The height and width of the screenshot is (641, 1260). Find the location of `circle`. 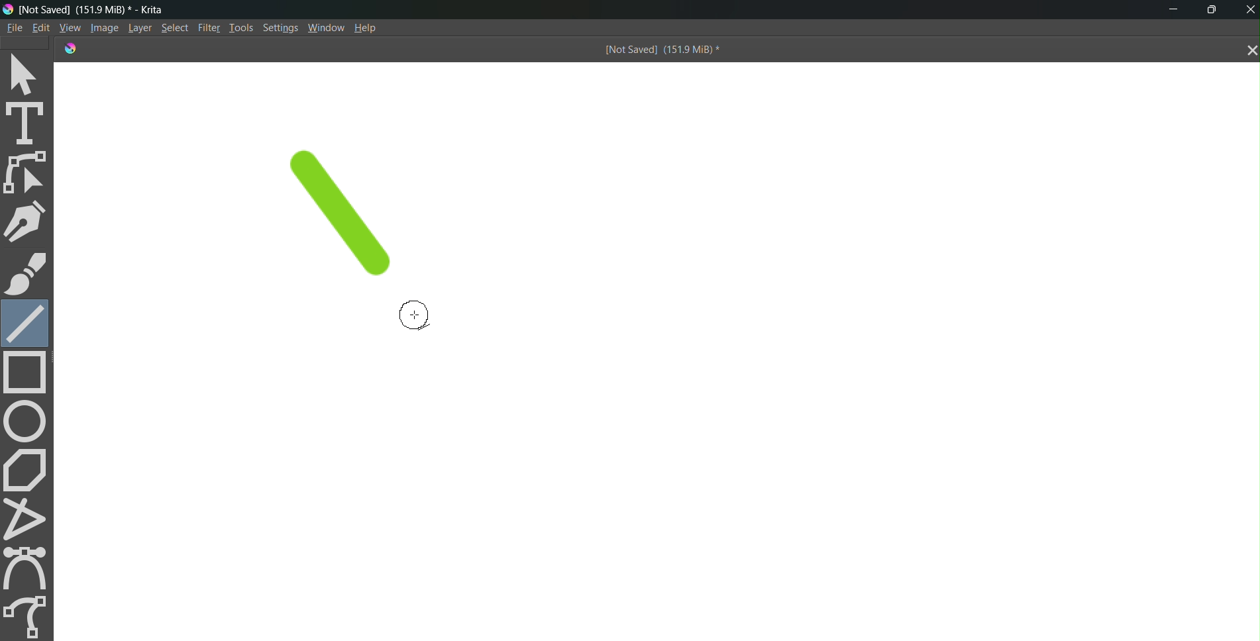

circle is located at coordinates (26, 420).